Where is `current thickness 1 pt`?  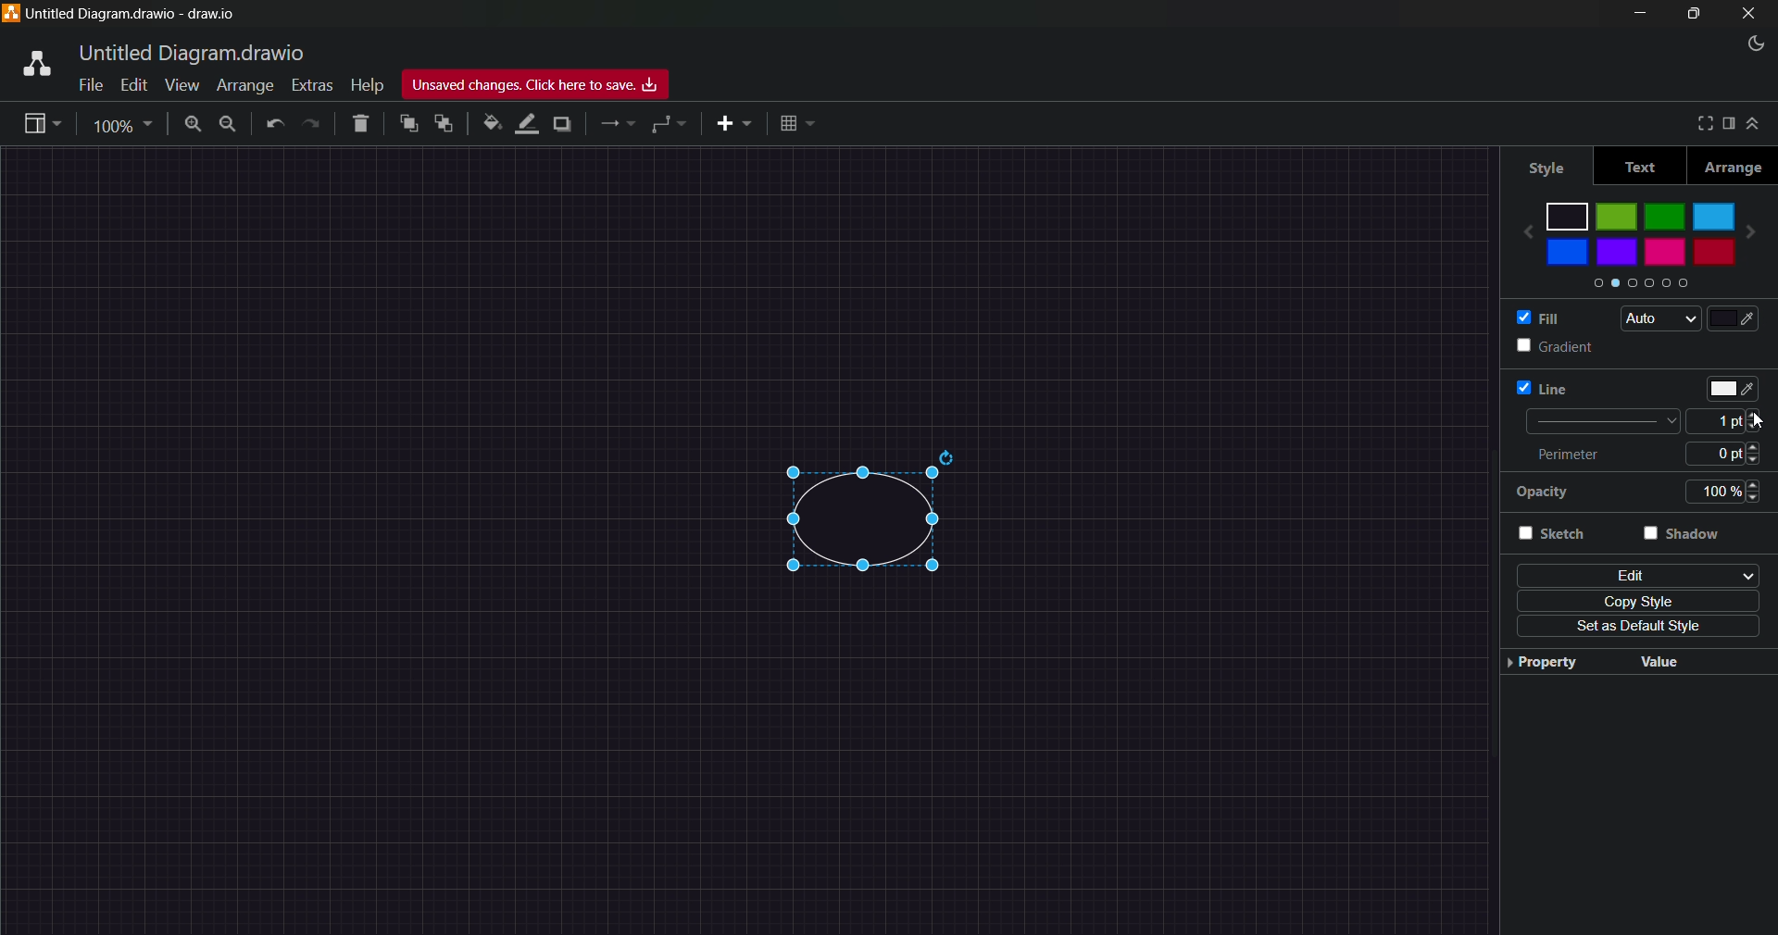 current thickness 1 pt is located at coordinates (1719, 421).